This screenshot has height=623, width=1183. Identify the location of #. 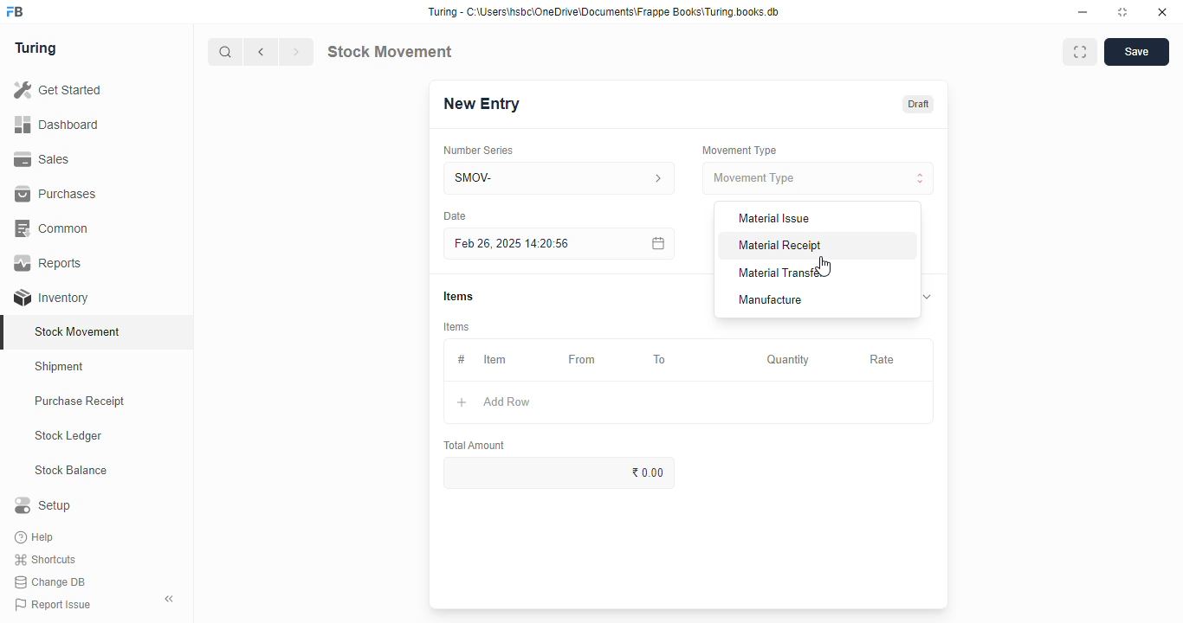
(462, 360).